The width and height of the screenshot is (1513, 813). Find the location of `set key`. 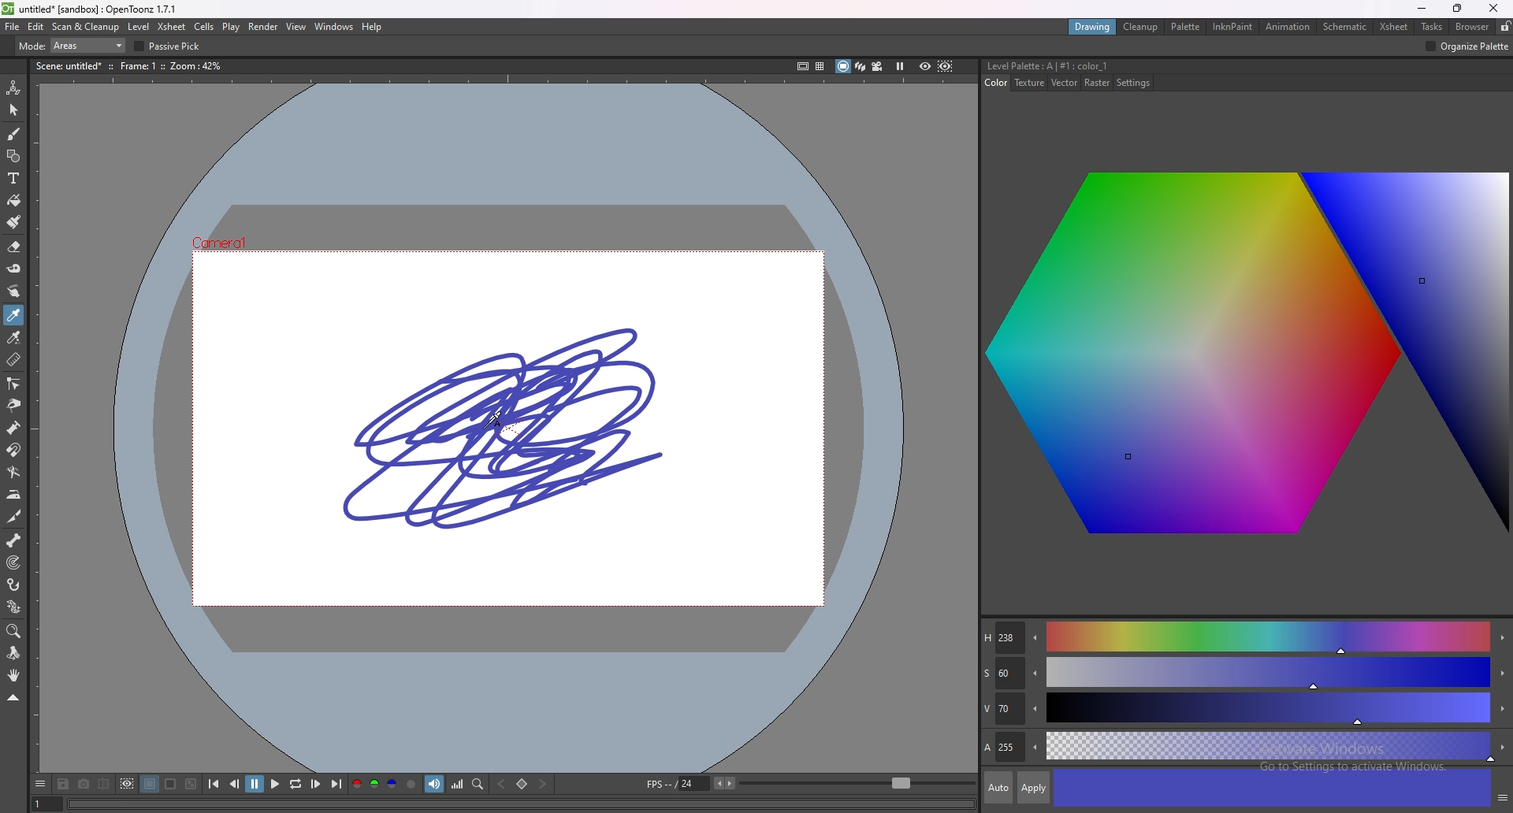

set key is located at coordinates (522, 784).